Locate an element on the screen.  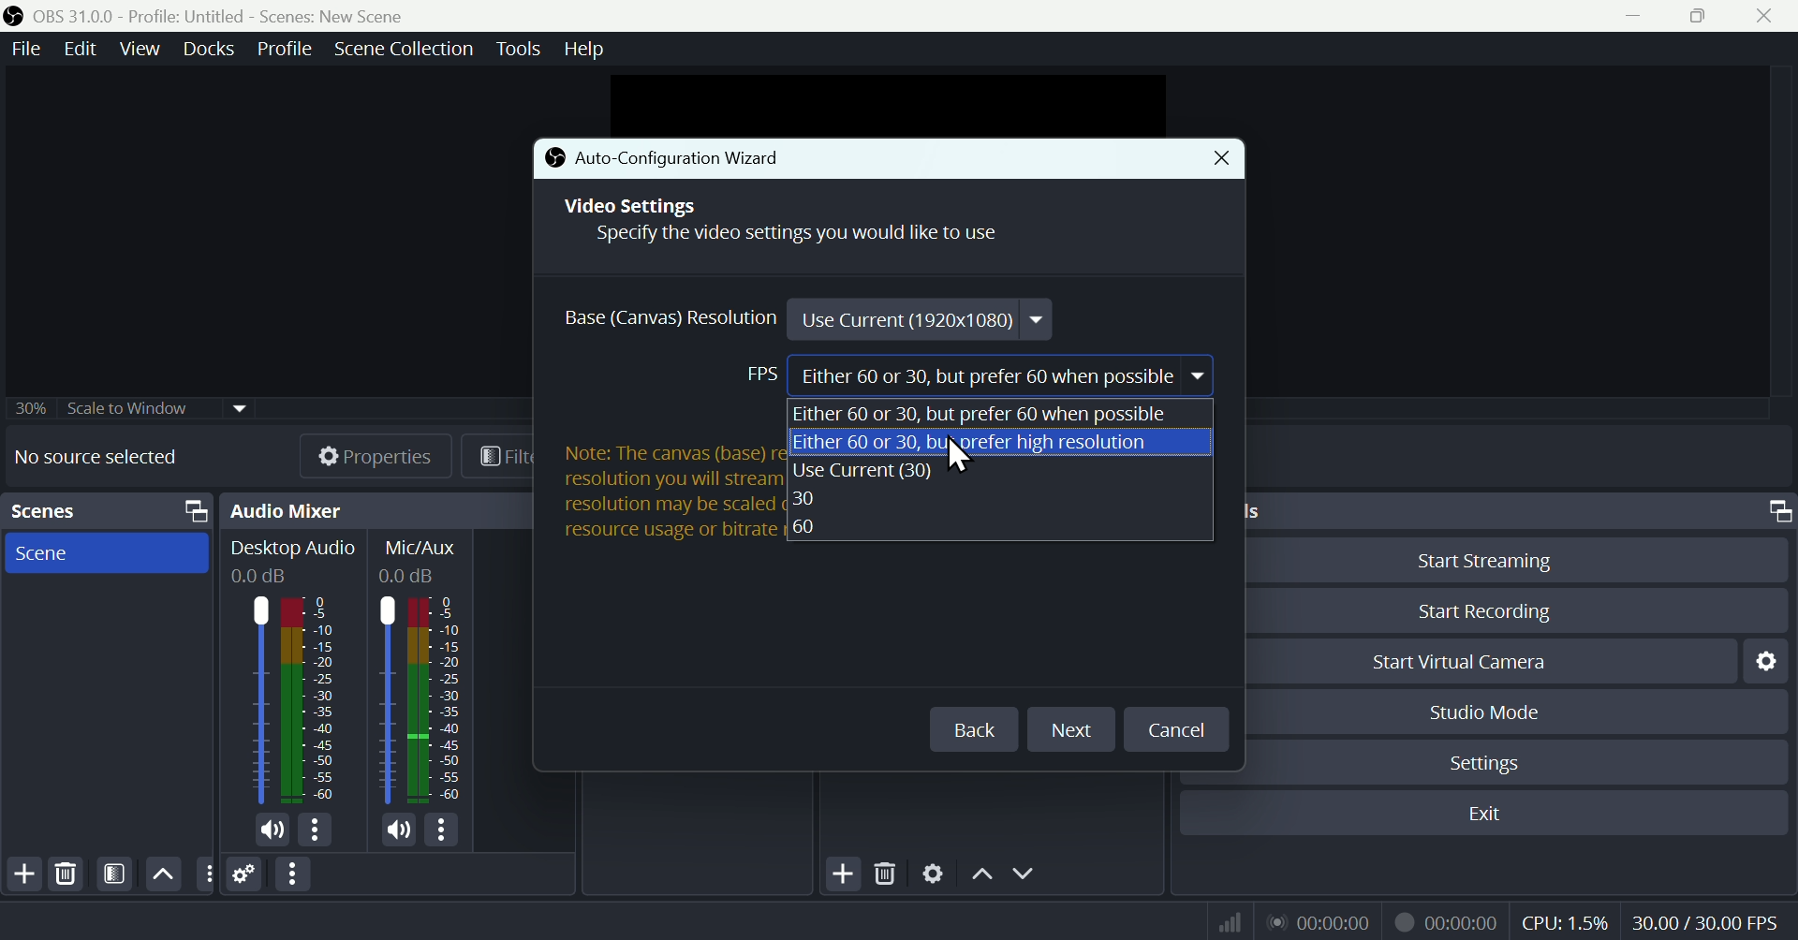
Settings is located at coordinates (1763, 661).